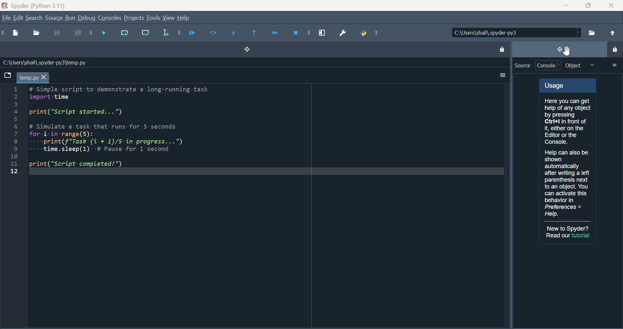  Describe the element at coordinates (558, 235) in the screenshot. I see `Read our` at that location.